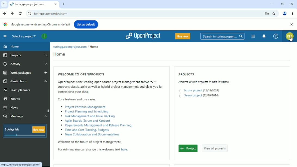 Image resolution: width=297 pixels, height=167 pixels. What do you see at coordinates (25, 72) in the screenshot?
I see `Work packages` at bounding box center [25, 72].